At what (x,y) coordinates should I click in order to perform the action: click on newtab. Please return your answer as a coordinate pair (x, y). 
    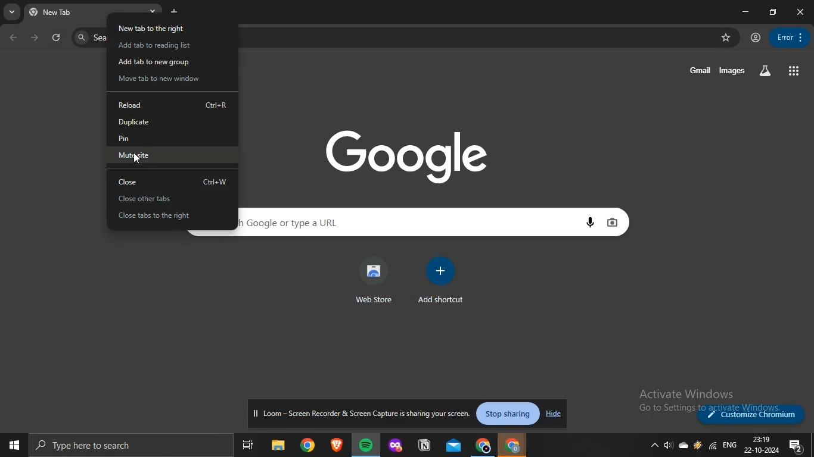
    Looking at the image, I should click on (175, 11).